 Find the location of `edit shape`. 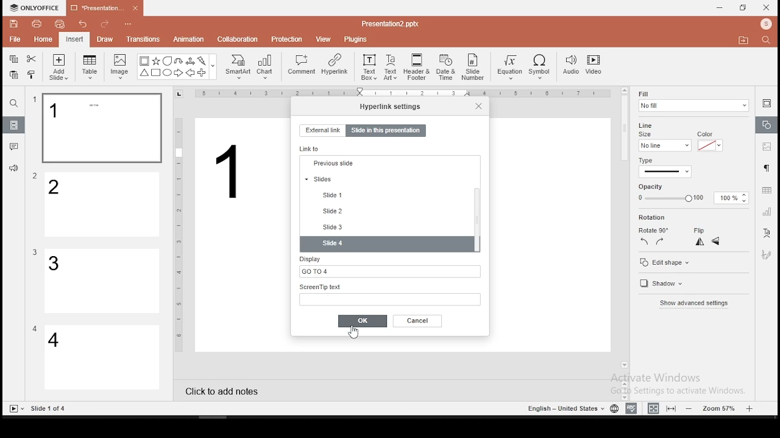

edit shape is located at coordinates (664, 262).